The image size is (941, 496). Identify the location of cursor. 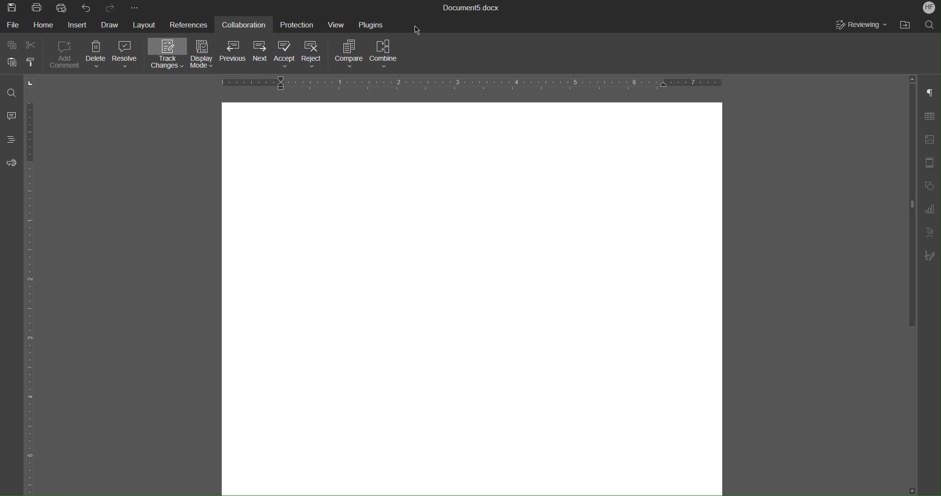
(418, 27).